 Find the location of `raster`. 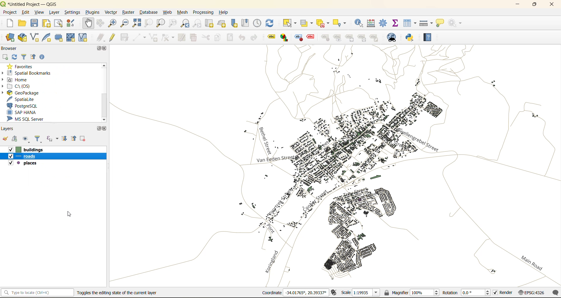

raster is located at coordinates (129, 13).